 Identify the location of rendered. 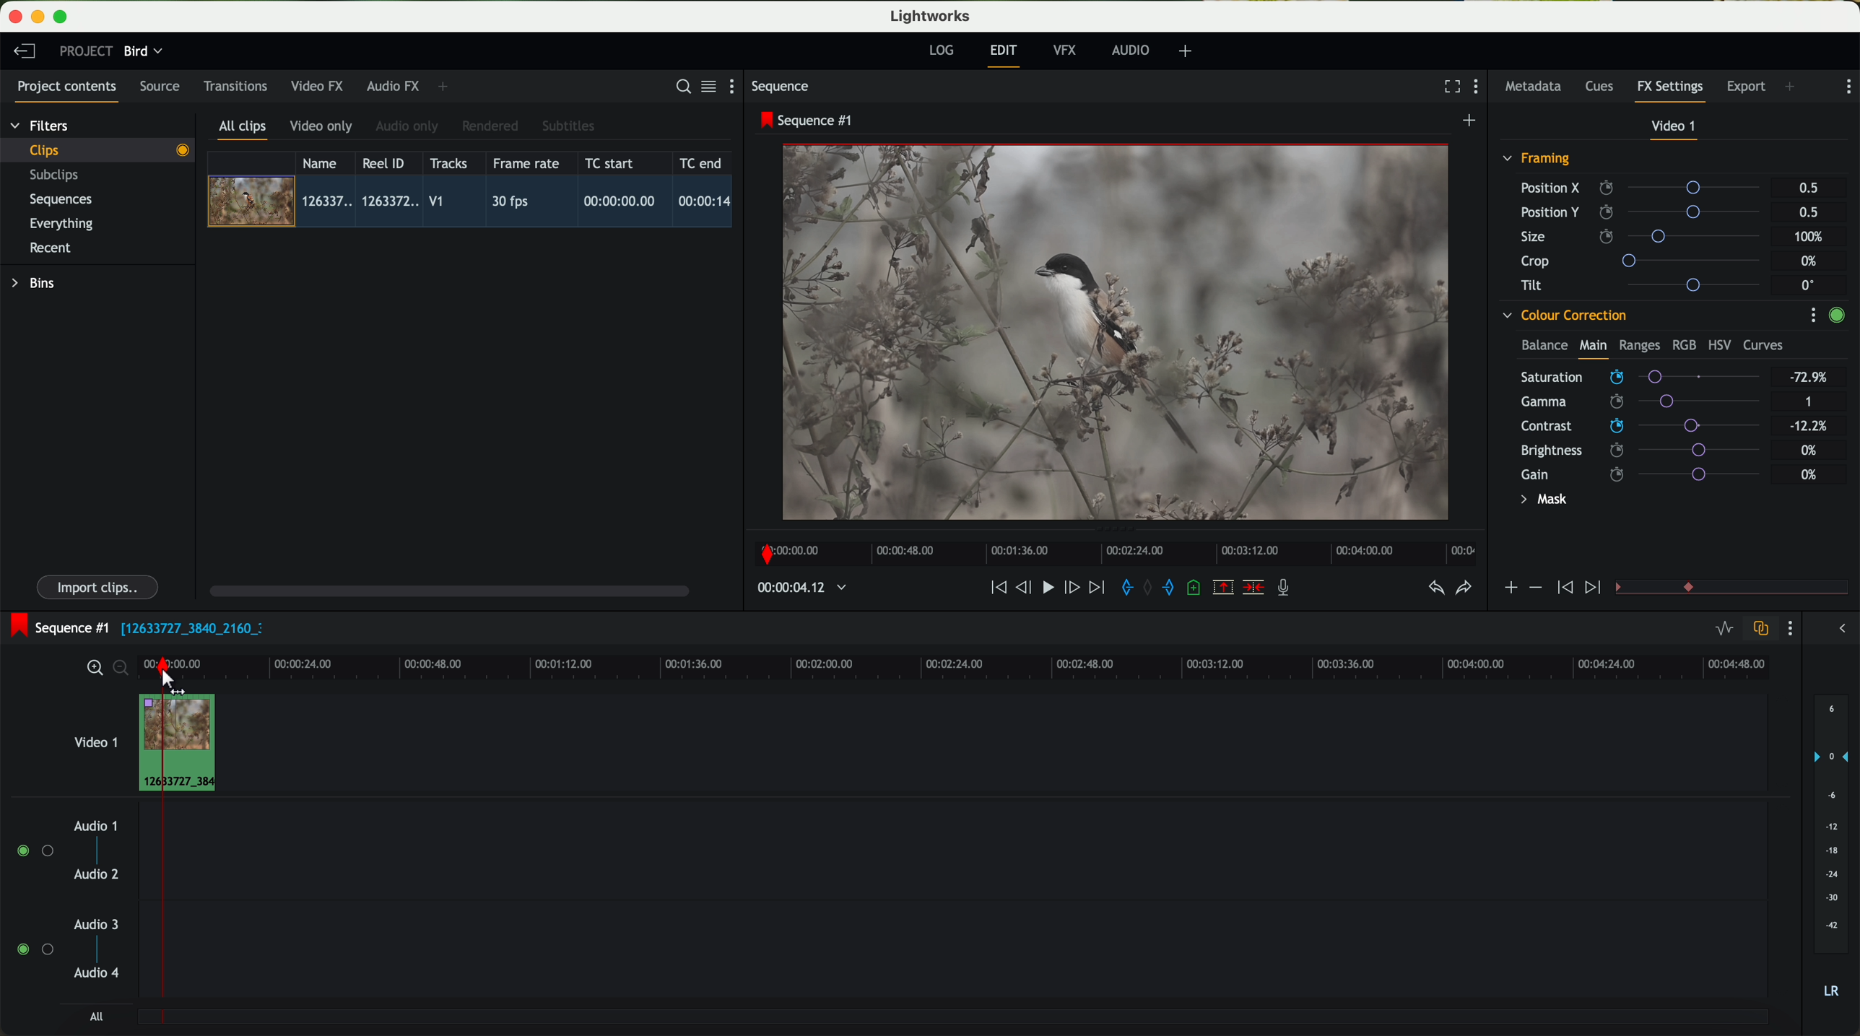
(491, 127).